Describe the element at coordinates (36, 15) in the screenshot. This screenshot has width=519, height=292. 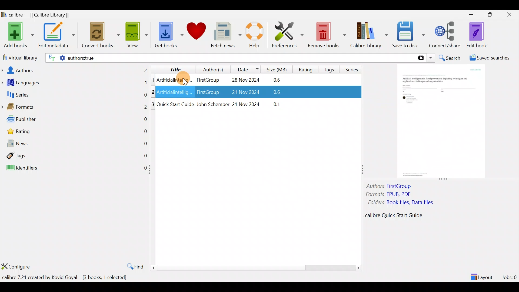
I see `calibre — || Calibre Library ||` at that location.